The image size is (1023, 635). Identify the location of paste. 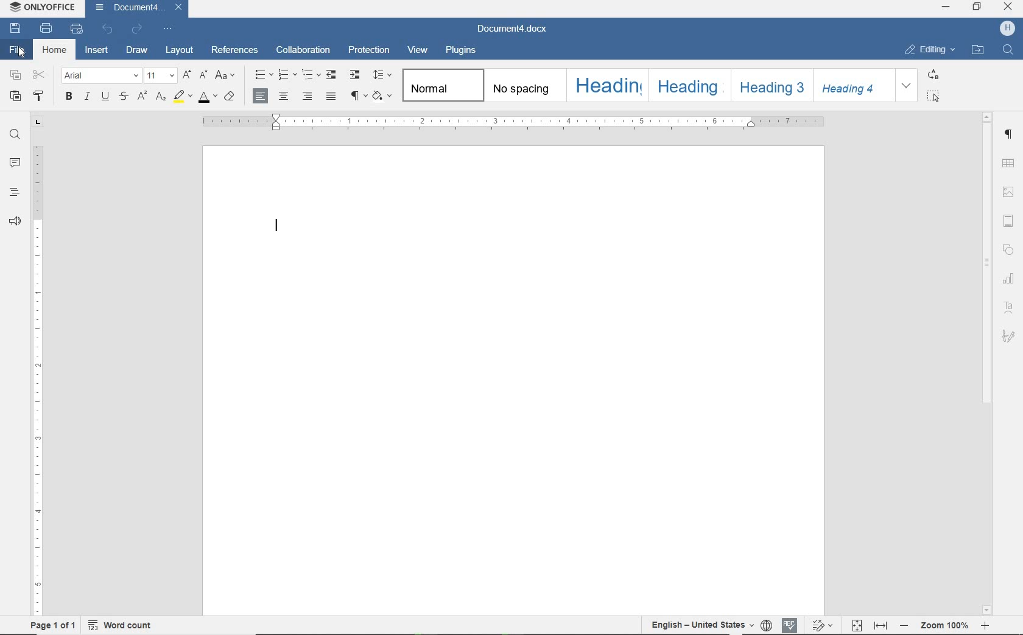
(16, 97).